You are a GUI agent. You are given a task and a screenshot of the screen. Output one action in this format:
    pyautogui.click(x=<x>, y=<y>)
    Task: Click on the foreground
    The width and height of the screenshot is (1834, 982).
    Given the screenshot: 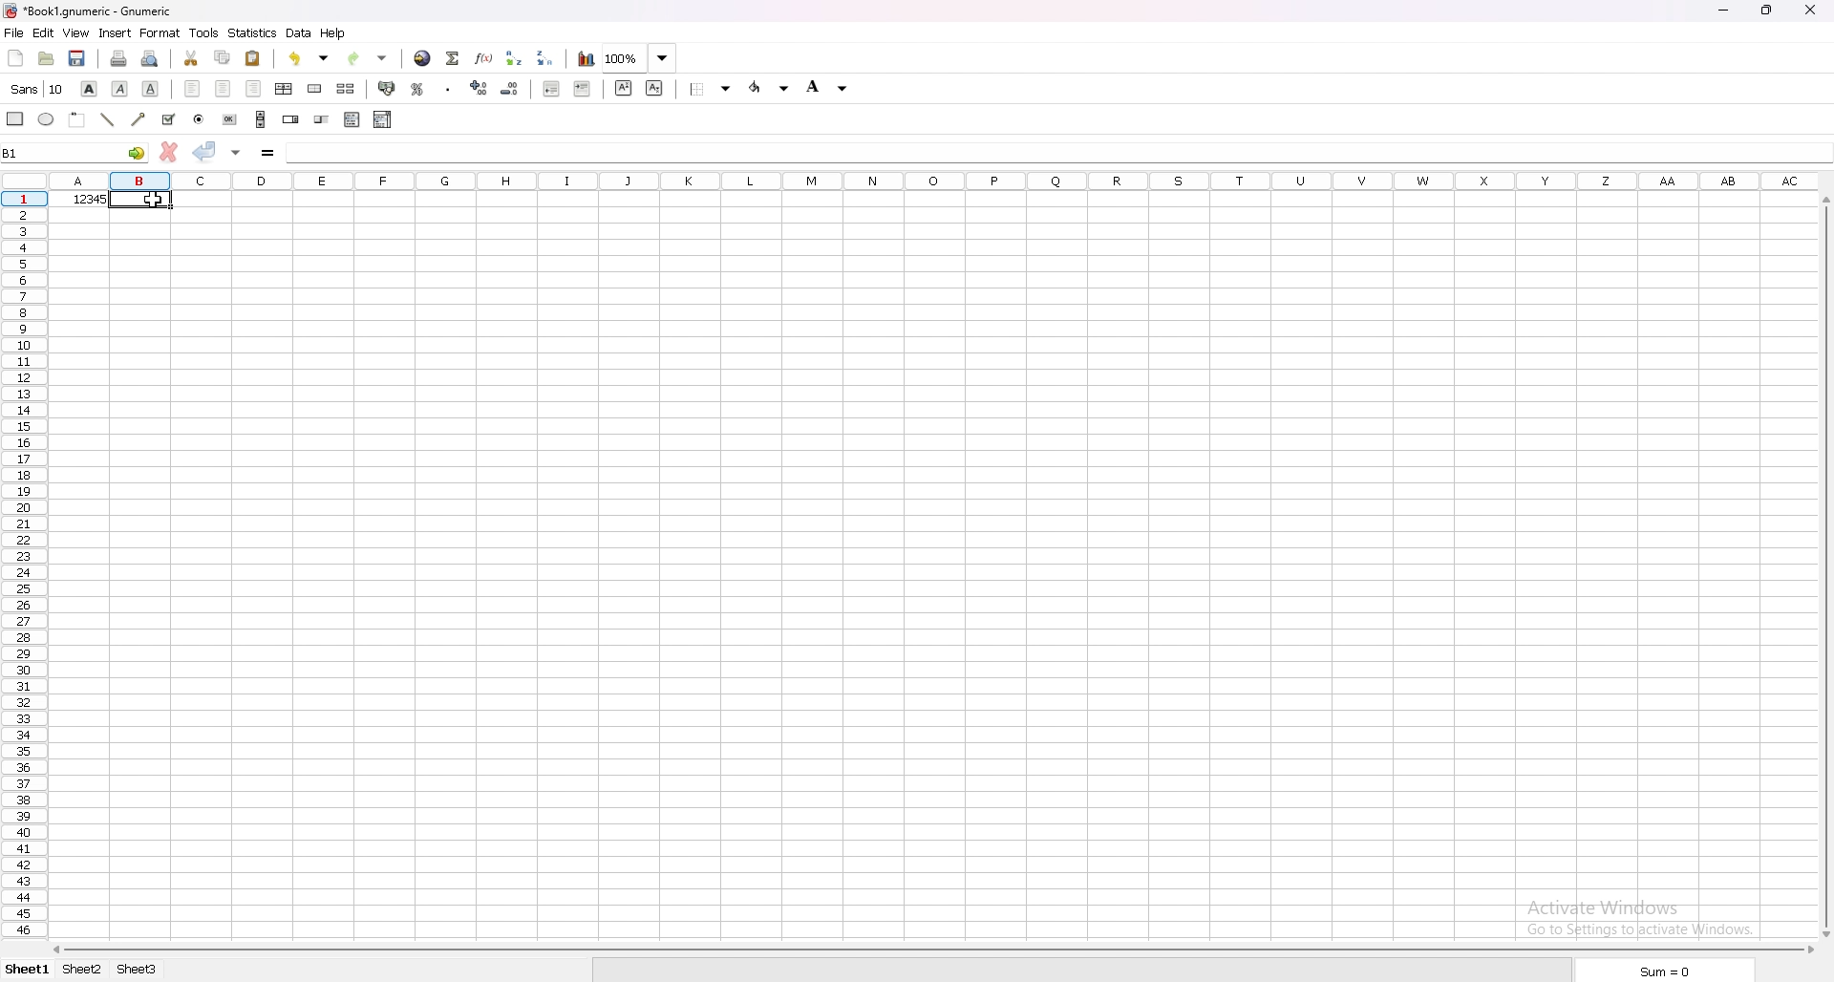 What is the action you would take?
    pyautogui.click(x=768, y=88)
    